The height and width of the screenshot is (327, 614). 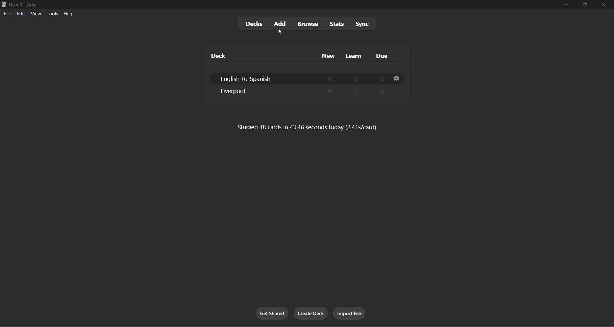 I want to click on card stats, so click(x=307, y=128).